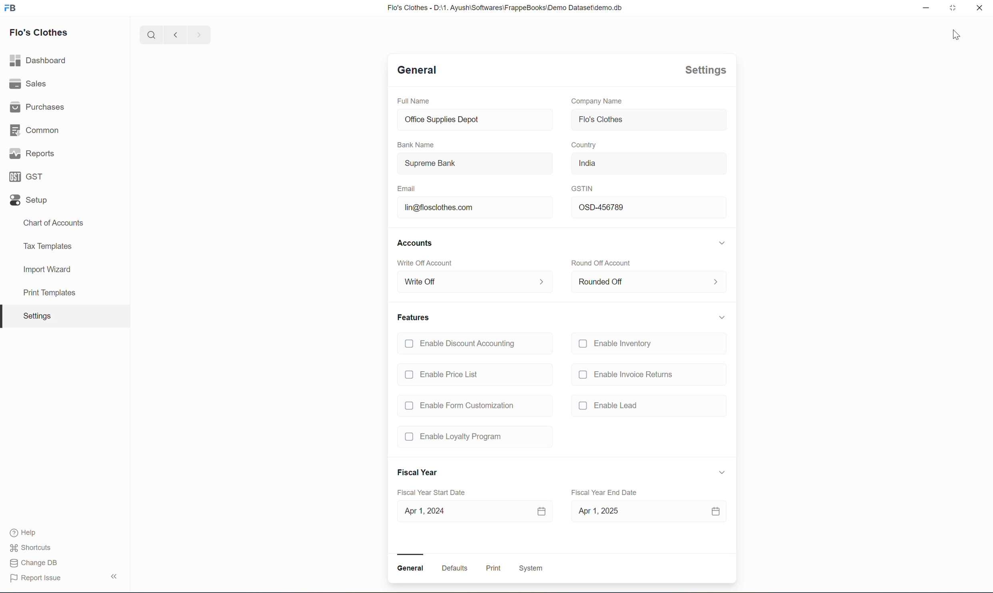 The width and height of the screenshot is (993, 593). I want to click on Dashboard, so click(39, 62).